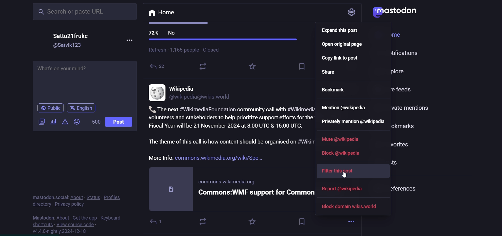  What do you see at coordinates (171, 189) in the screenshot?
I see `document logo` at bounding box center [171, 189].